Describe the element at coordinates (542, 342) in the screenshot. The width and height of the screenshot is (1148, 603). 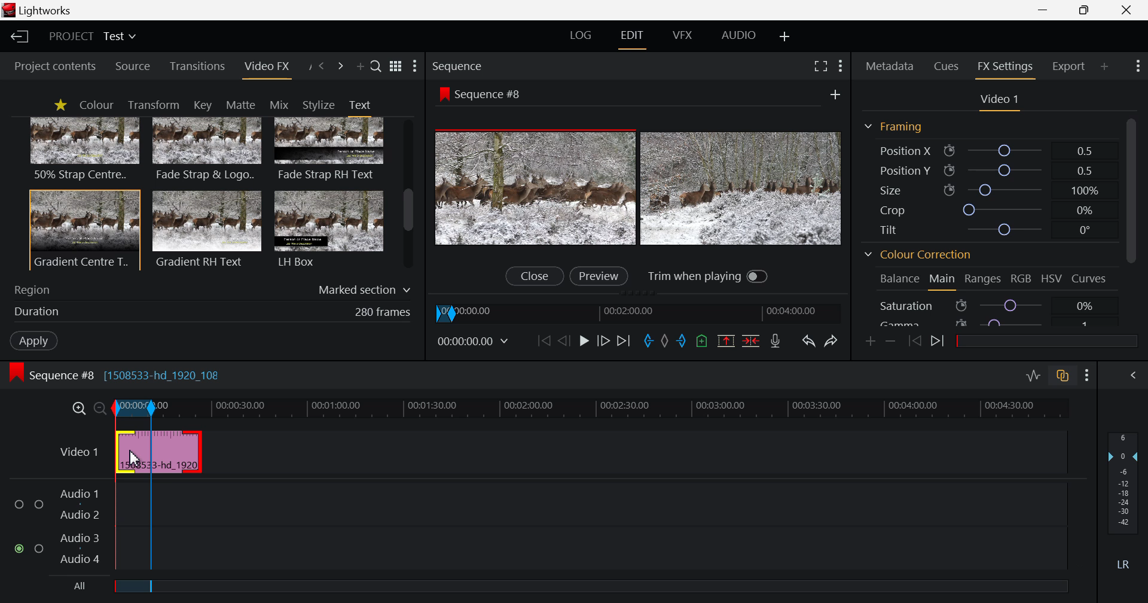
I see `To start` at that location.